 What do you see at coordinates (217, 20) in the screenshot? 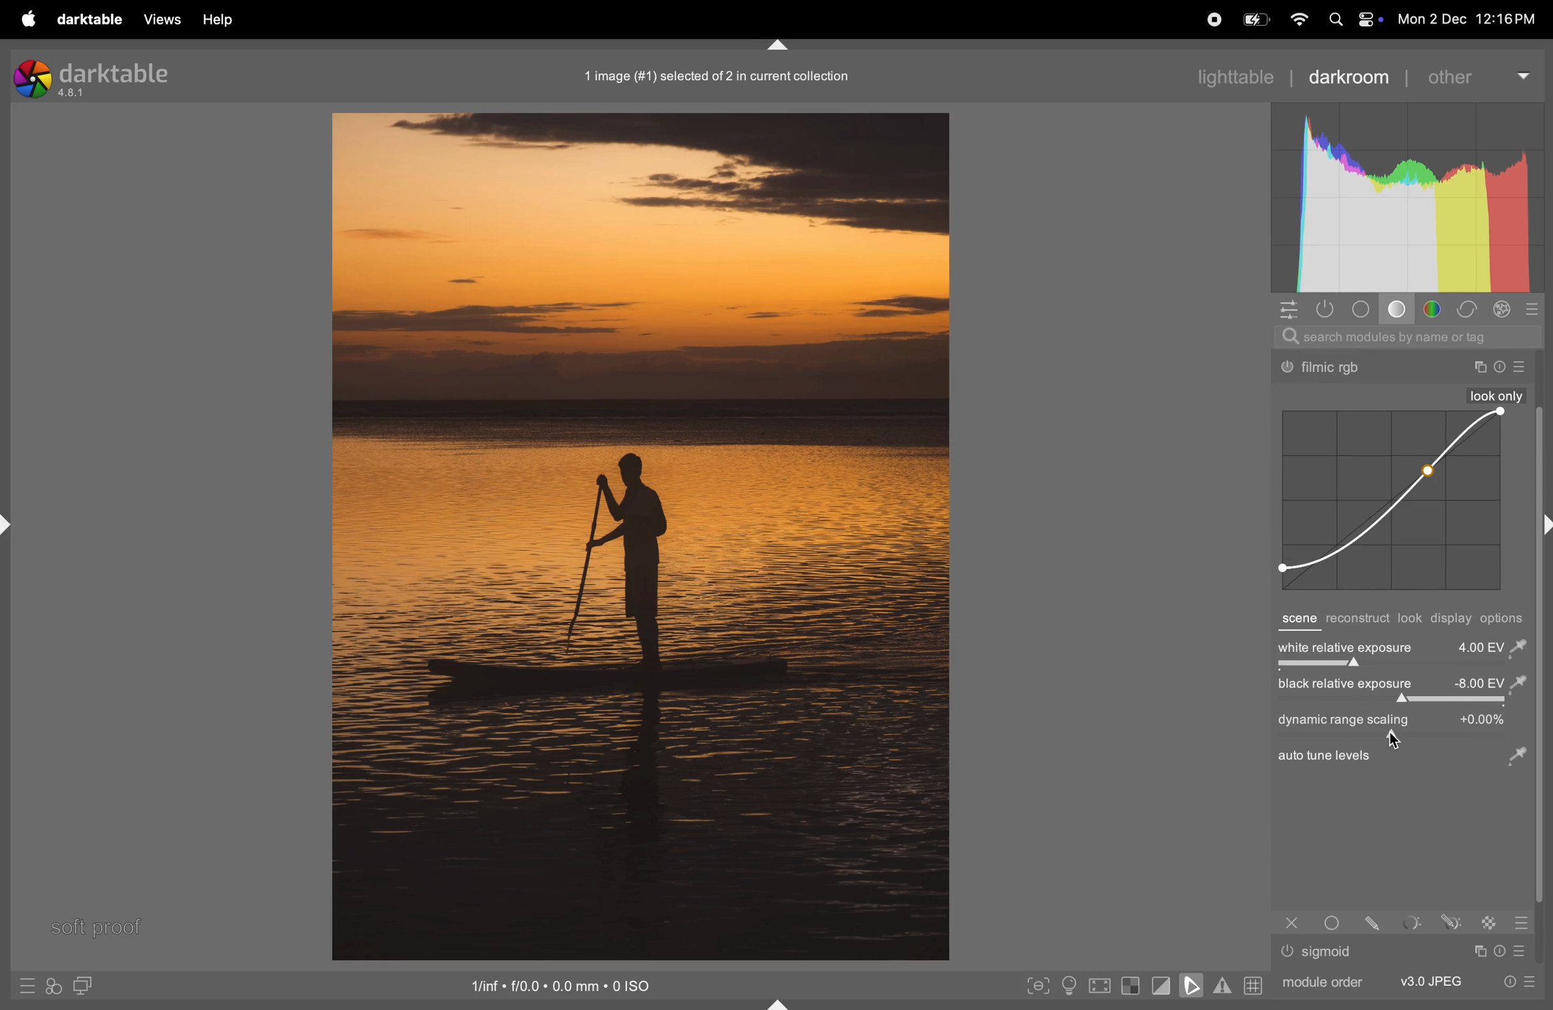
I see `help` at bounding box center [217, 20].